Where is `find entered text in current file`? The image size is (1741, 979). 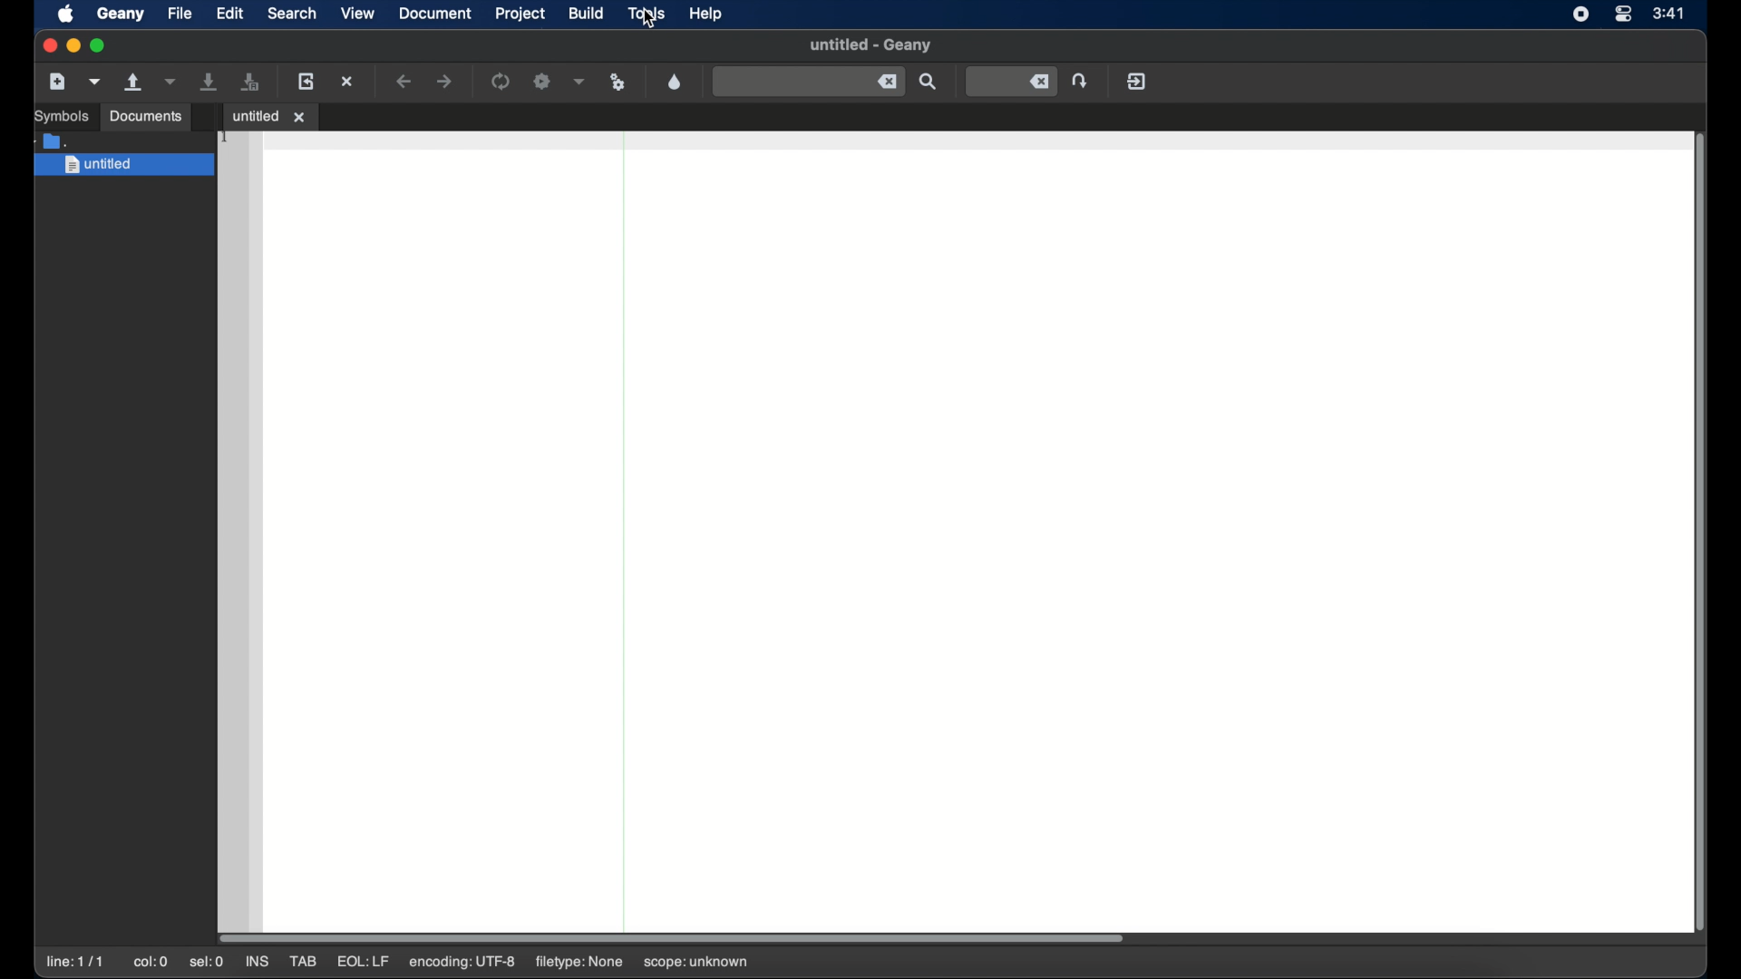 find entered text in current file is located at coordinates (809, 82).